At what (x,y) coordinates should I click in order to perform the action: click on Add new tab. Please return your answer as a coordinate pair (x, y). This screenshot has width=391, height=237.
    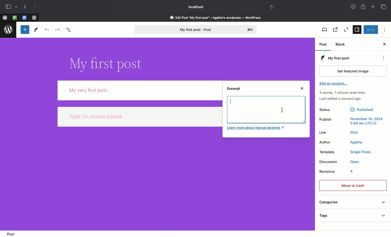
    Looking at the image, I should click on (373, 7).